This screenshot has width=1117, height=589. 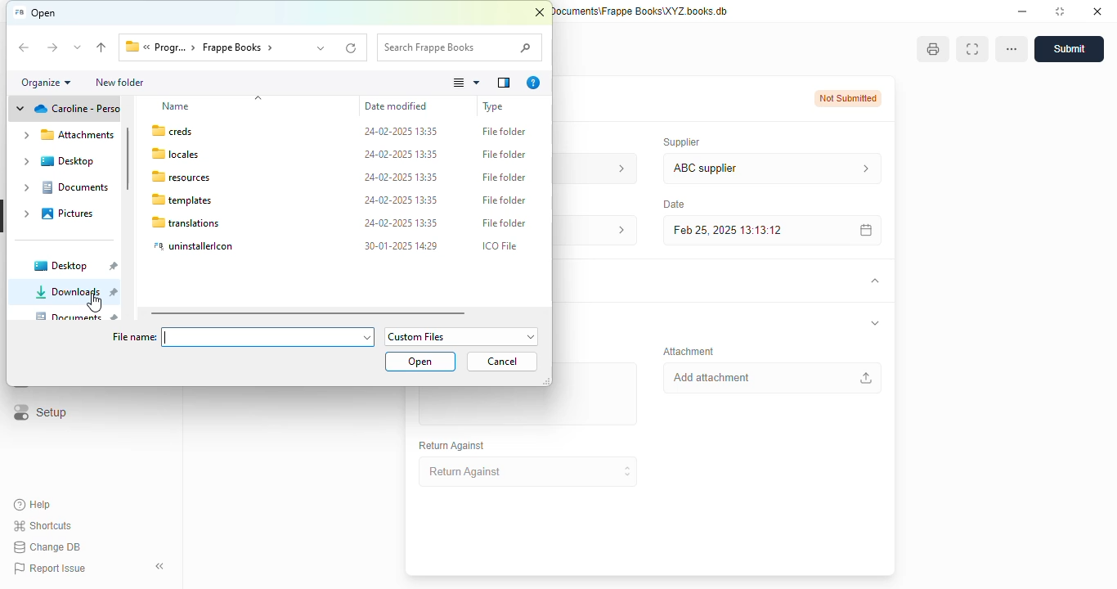 I want to click on add invoice items, so click(x=527, y=407).